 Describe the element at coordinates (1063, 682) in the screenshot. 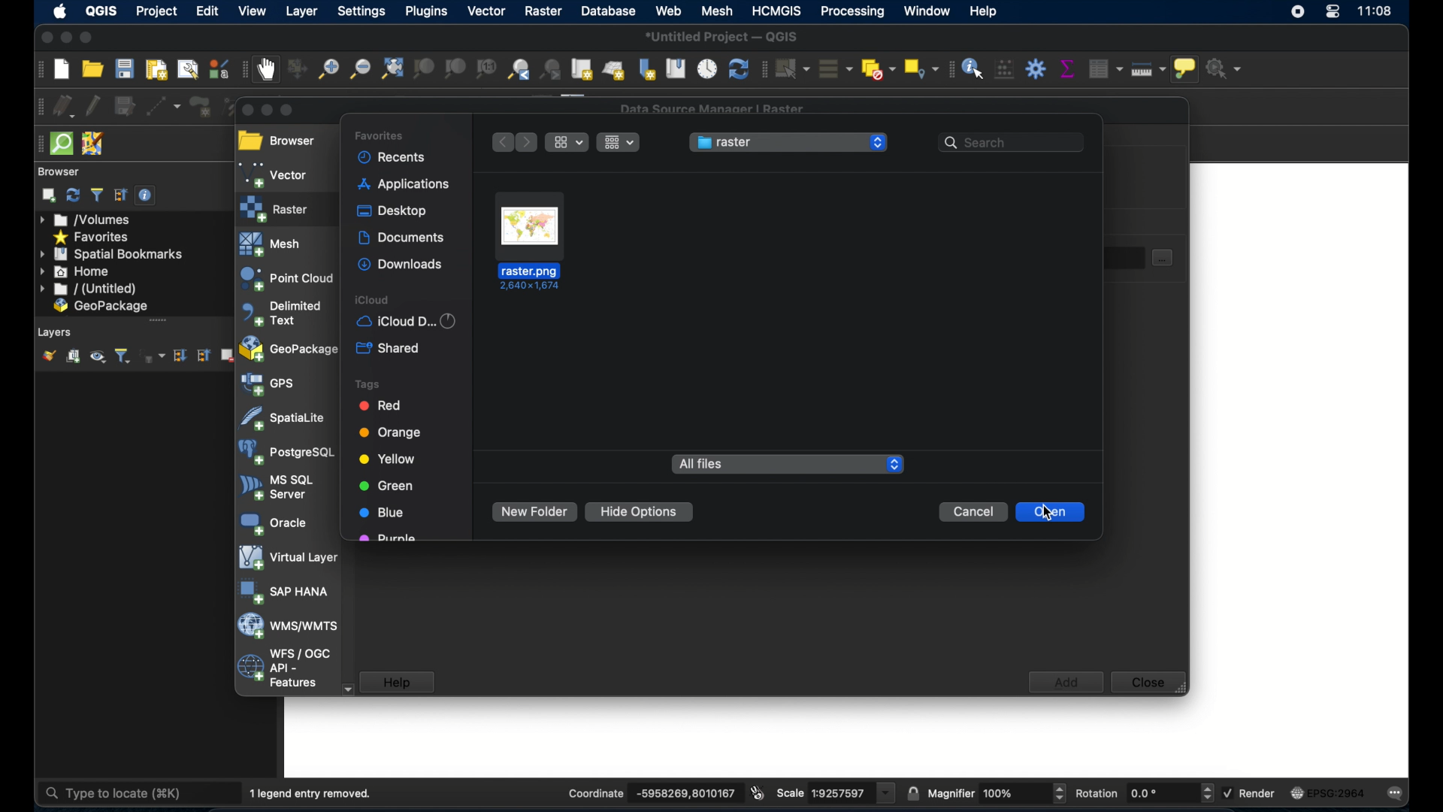

I see `add` at that location.